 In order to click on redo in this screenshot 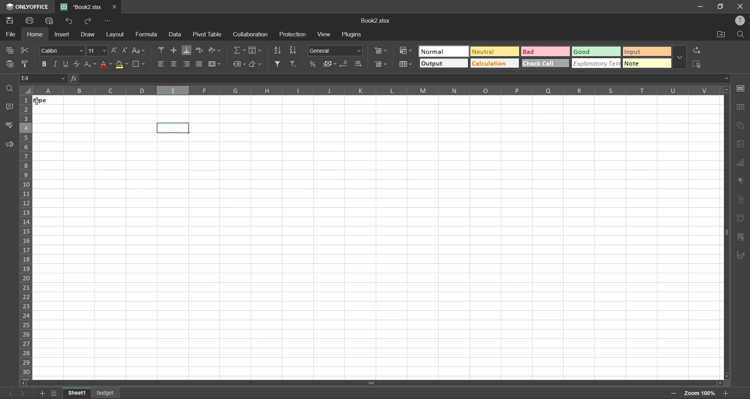, I will do `click(88, 21)`.